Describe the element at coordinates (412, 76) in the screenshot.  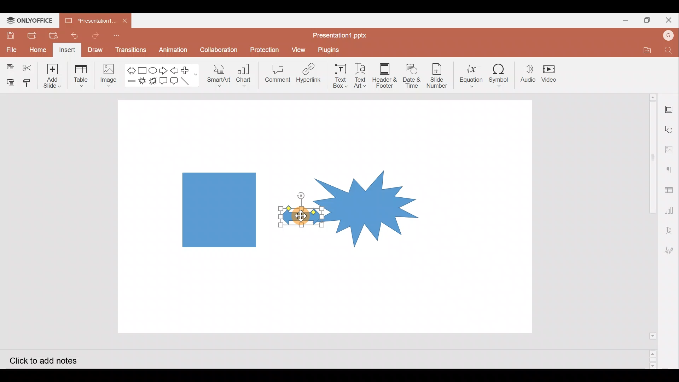
I see `Date & time` at that location.